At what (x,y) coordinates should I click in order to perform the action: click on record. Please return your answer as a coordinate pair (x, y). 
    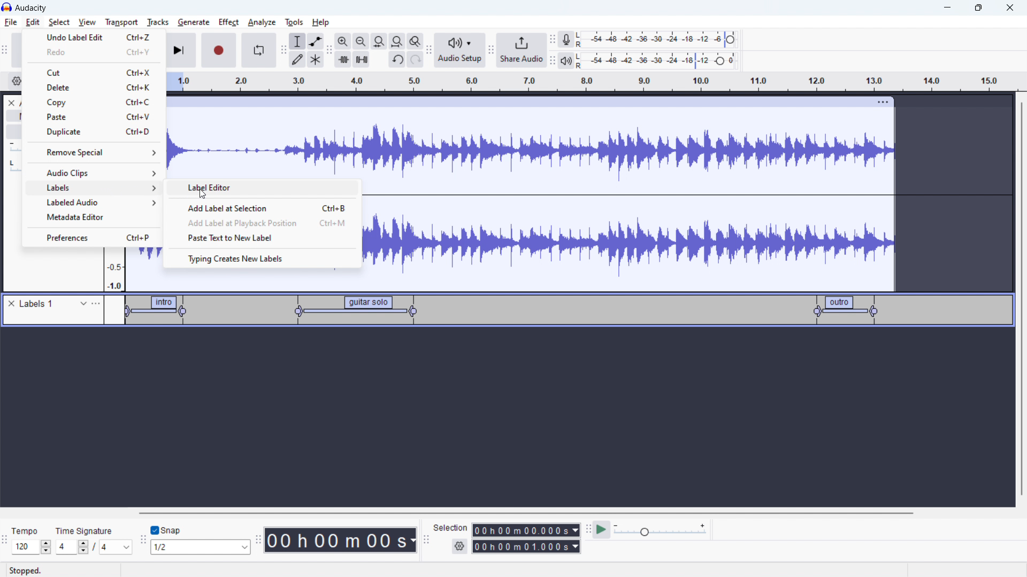
    Looking at the image, I should click on (219, 50).